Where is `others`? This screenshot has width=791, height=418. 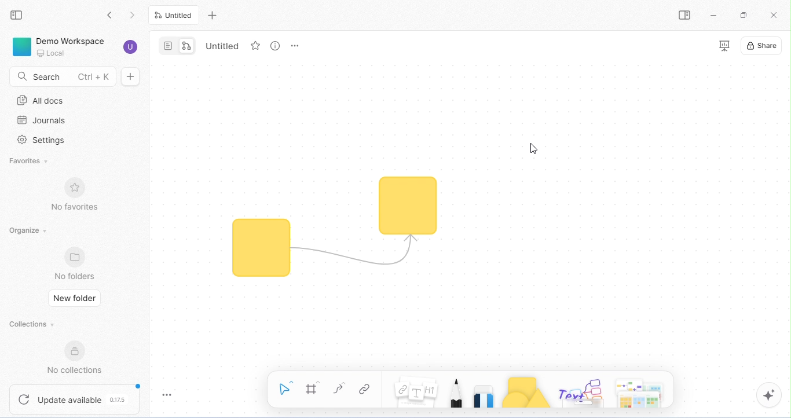
others is located at coordinates (583, 393).